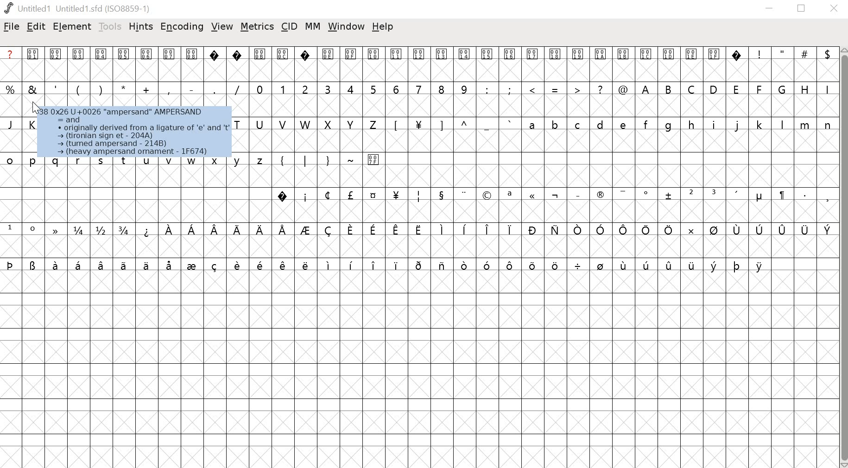 Image resolution: width=848 pixels, height=468 pixels. I want to click on ,, so click(827, 197).